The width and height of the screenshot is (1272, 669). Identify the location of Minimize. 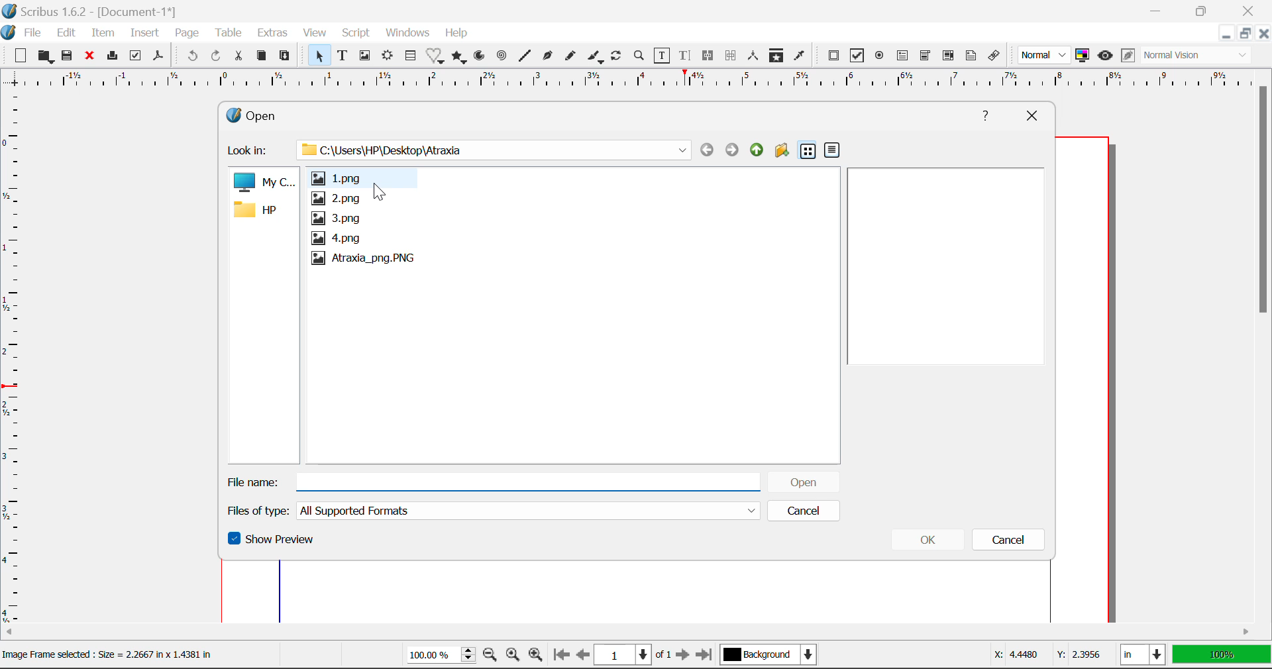
(1208, 11).